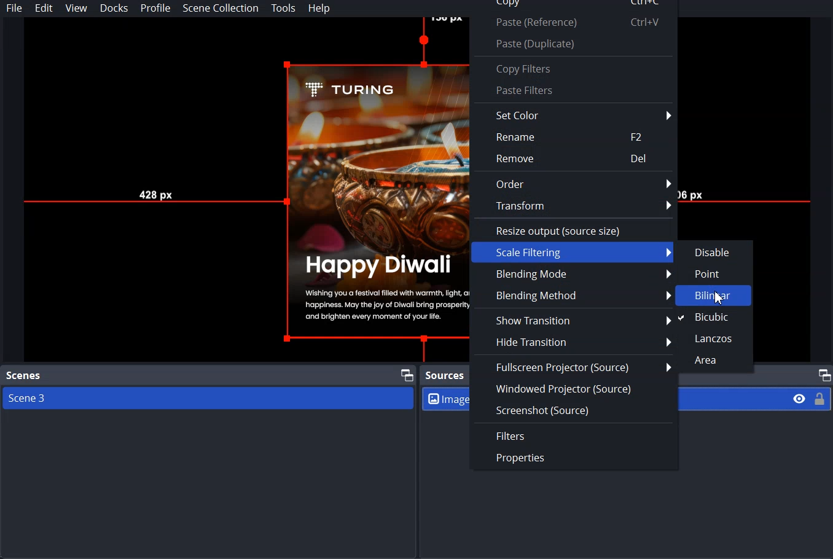 Image resolution: width=833 pixels, height=559 pixels. I want to click on Blending method, so click(571, 294).